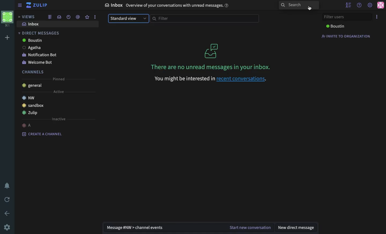 Image resolution: width=386 pixels, height=234 pixels. I want to click on notification bot, so click(40, 55).